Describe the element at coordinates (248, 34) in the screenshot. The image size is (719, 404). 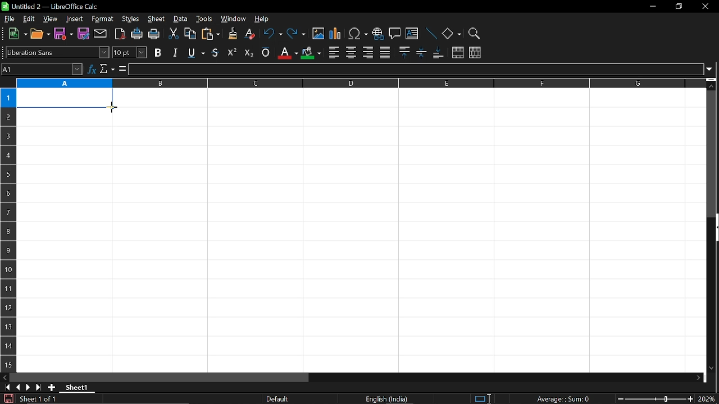
I see `eraser` at that location.